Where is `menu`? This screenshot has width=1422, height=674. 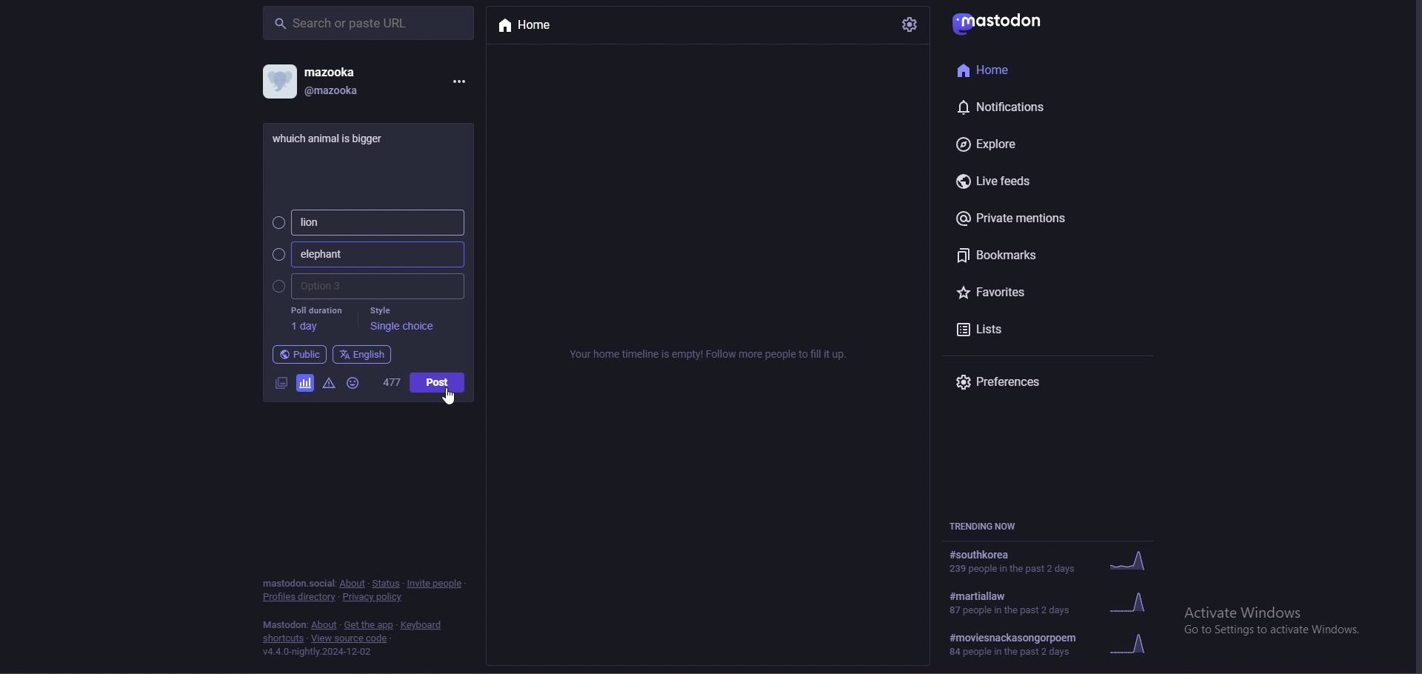 menu is located at coordinates (458, 80).